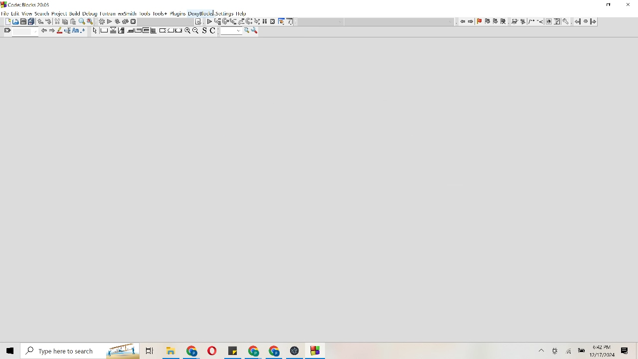 This screenshot has height=359, width=638. What do you see at coordinates (177, 13) in the screenshot?
I see `Plugins` at bounding box center [177, 13].